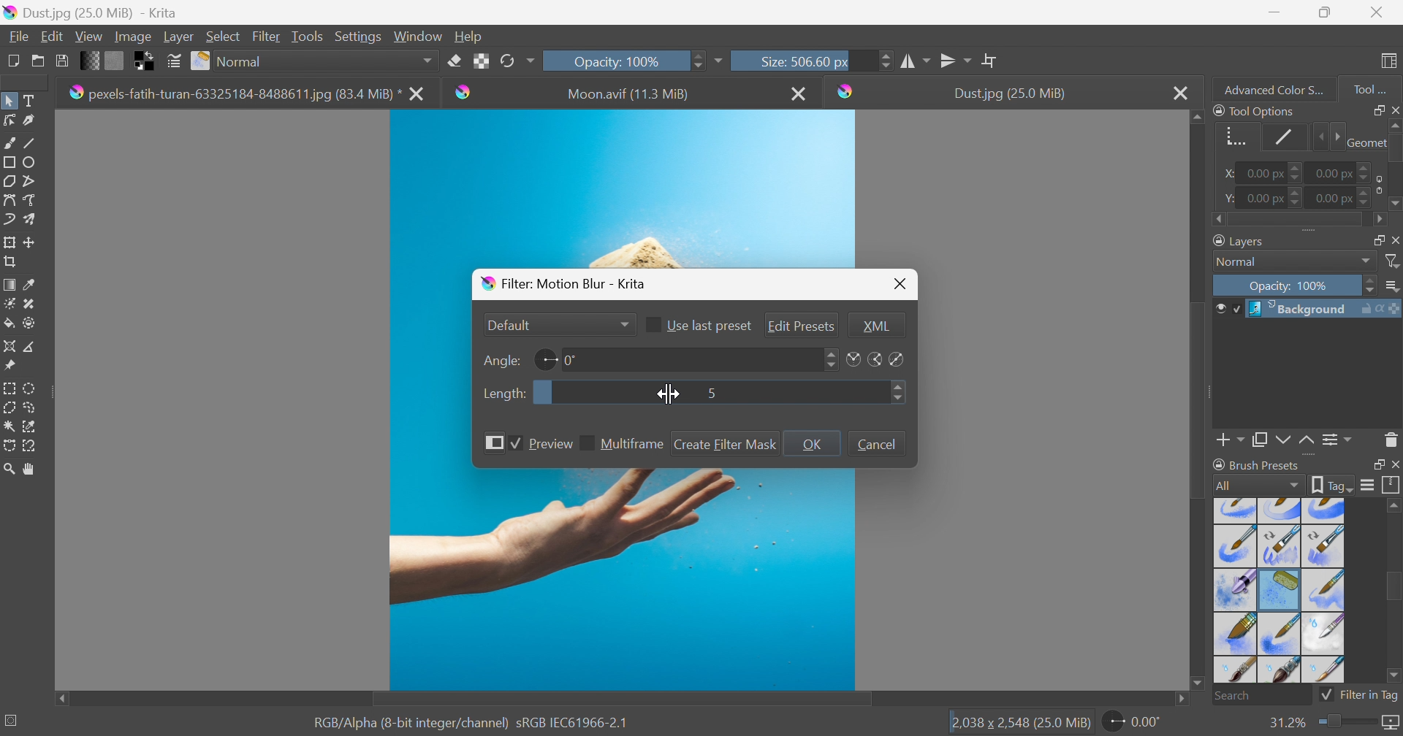 The height and width of the screenshot is (736, 1403). Describe the element at coordinates (31, 388) in the screenshot. I see `Elliptical selection tool` at that location.